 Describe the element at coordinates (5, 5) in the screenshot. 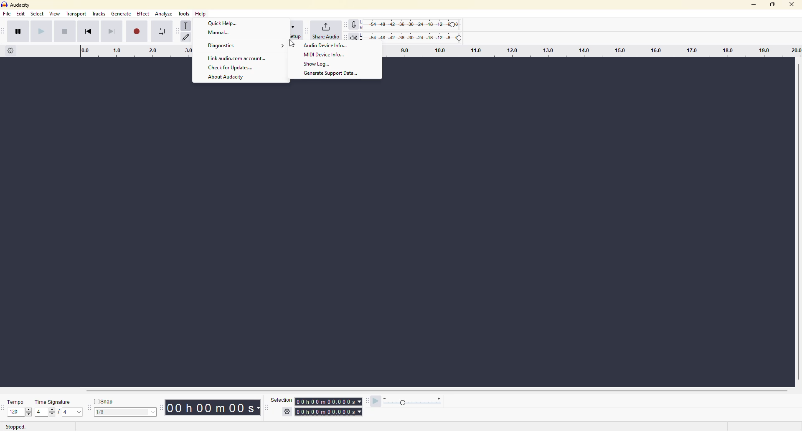

I see `audacity logo` at that location.